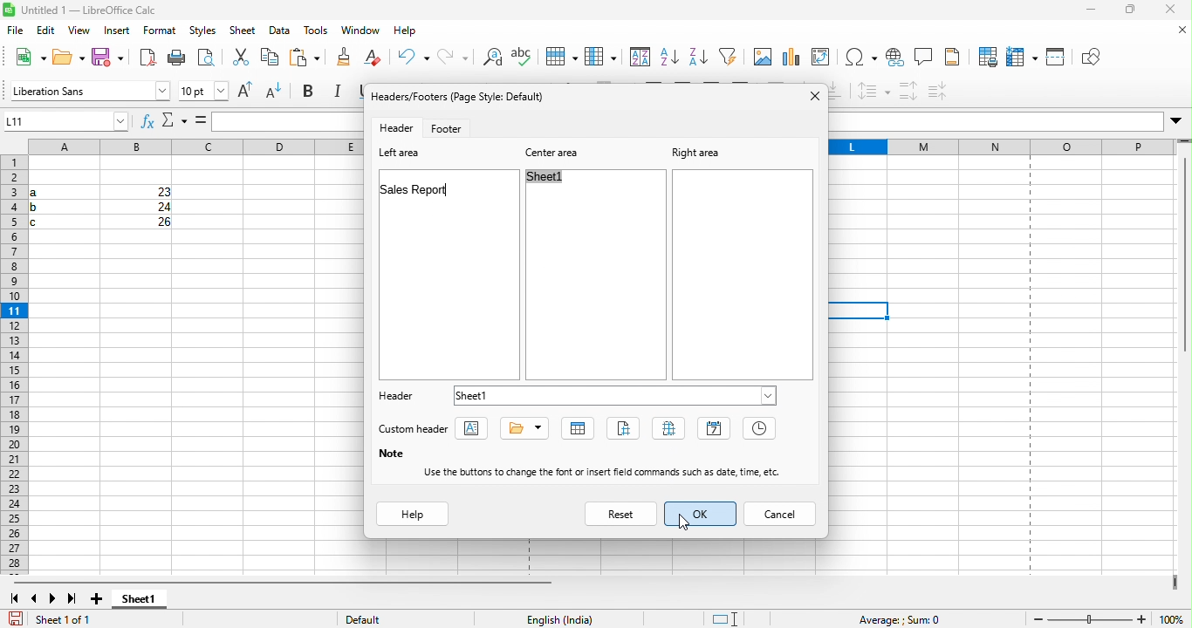 The image size is (1192, 628). I want to click on format, so click(161, 34).